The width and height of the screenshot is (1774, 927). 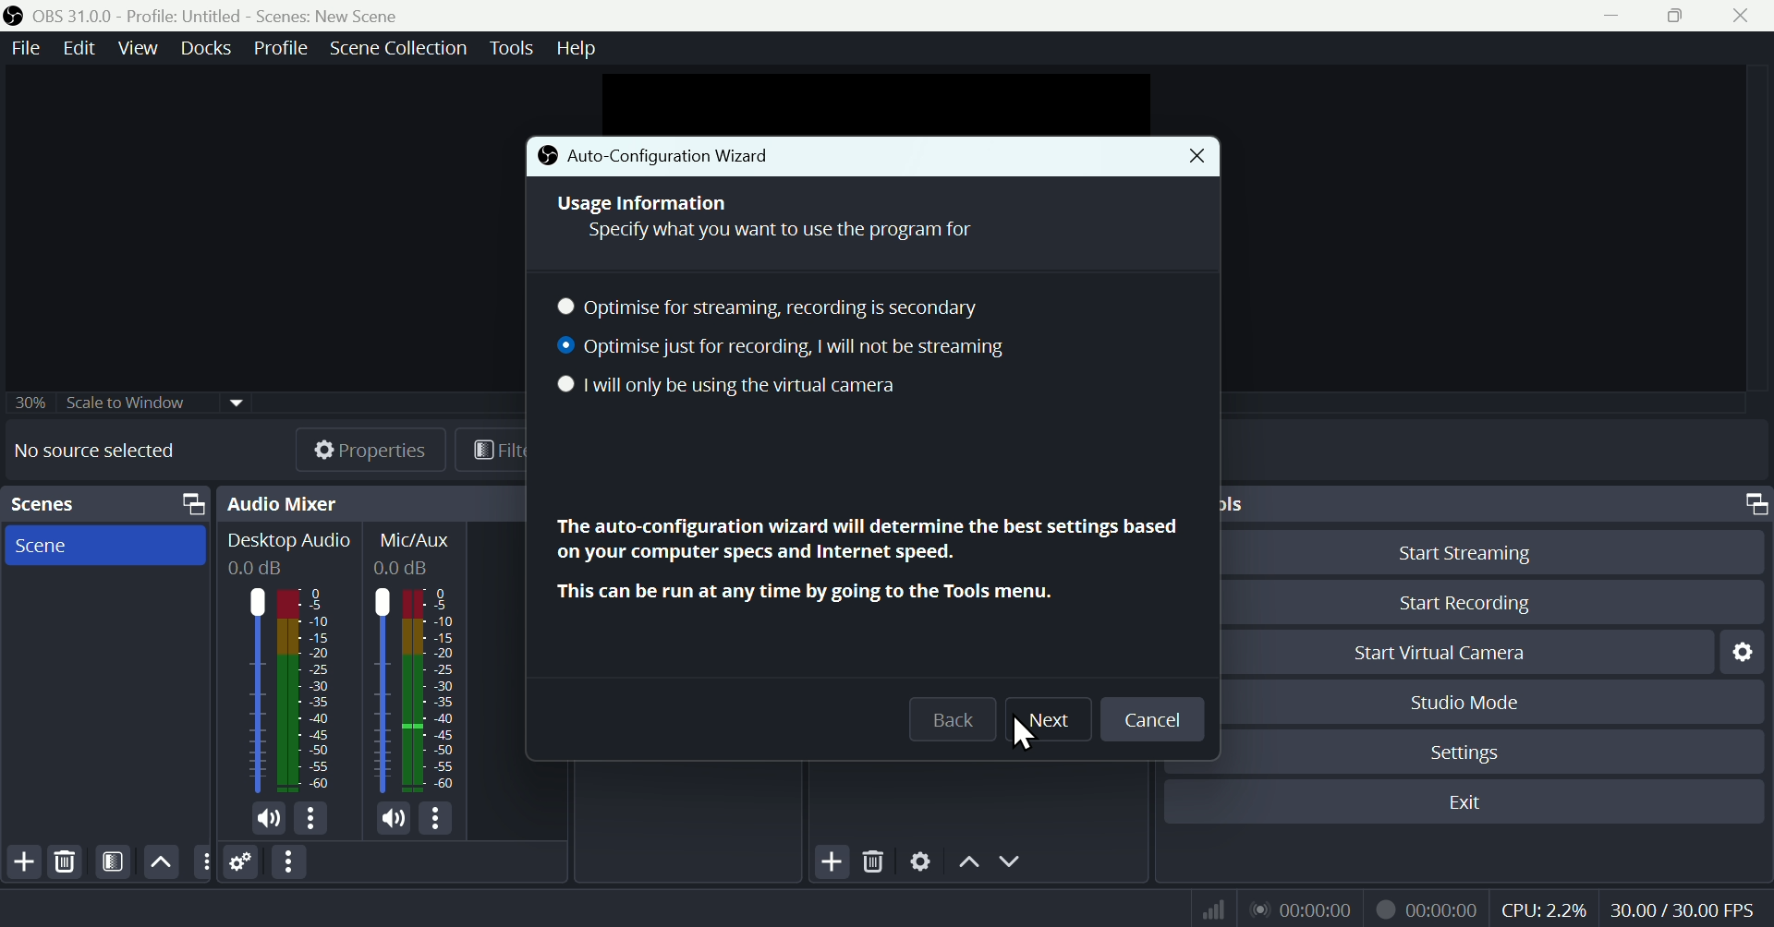 I want to click on Next, so click(x=1047, y=721).